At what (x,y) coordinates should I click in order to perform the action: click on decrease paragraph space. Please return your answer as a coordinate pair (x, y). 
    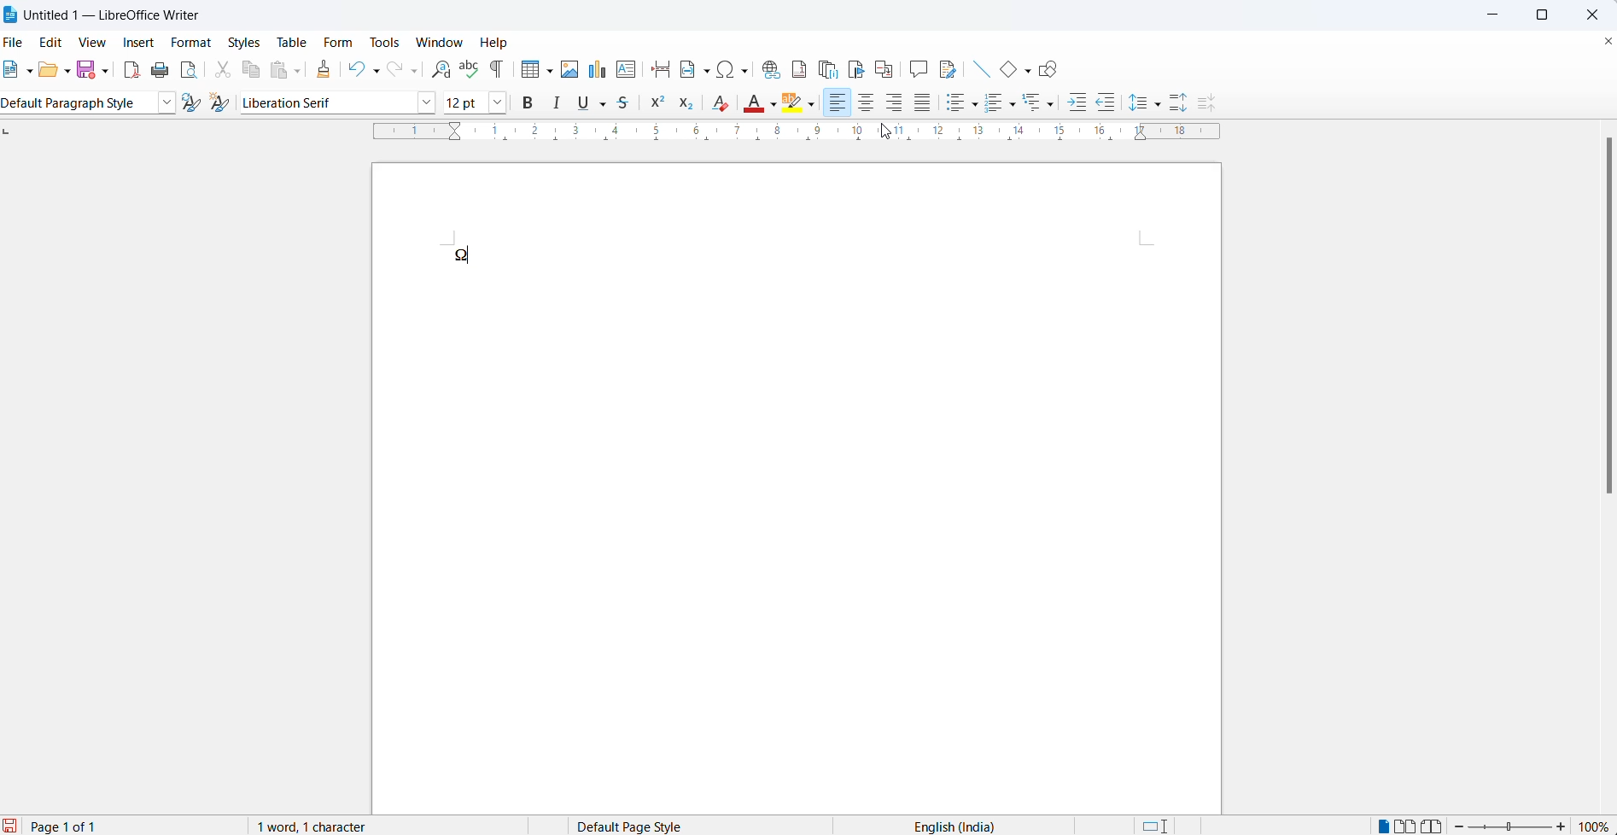
    Looking at the image, I should click on (1216, 104).